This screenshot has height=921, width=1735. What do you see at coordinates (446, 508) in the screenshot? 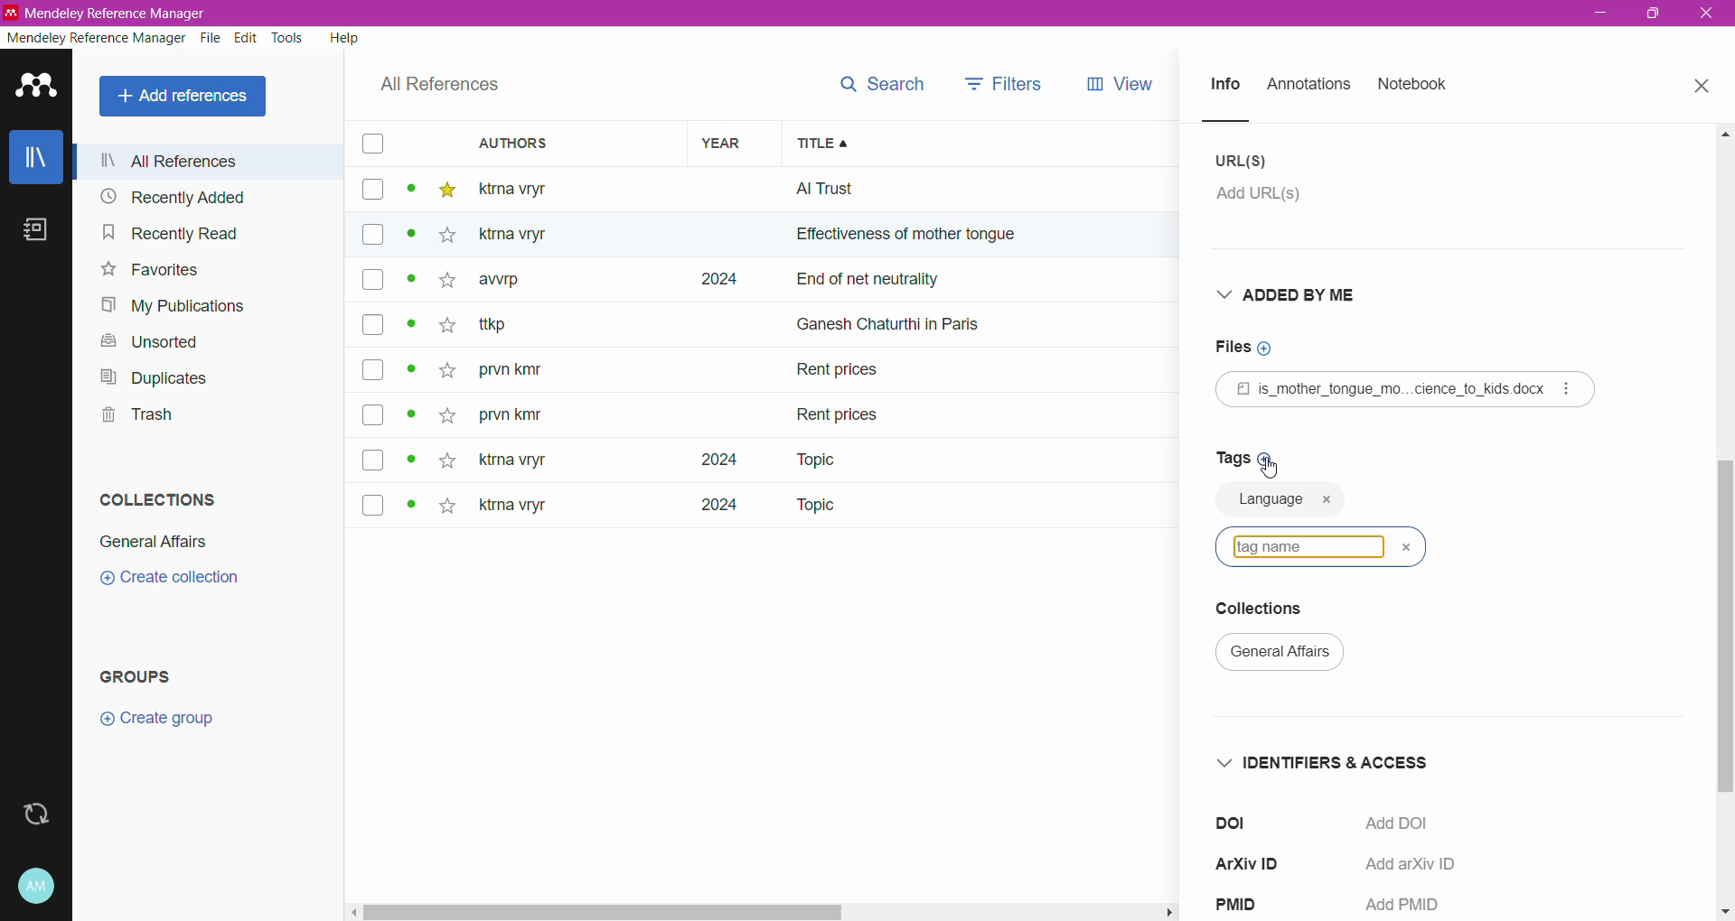
I see `star` at bounding box center [446, 508].